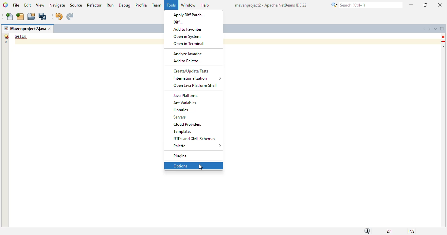  Describe the element at coordinates (442, 28) in the screenshot. I see `maximize window` at that location.